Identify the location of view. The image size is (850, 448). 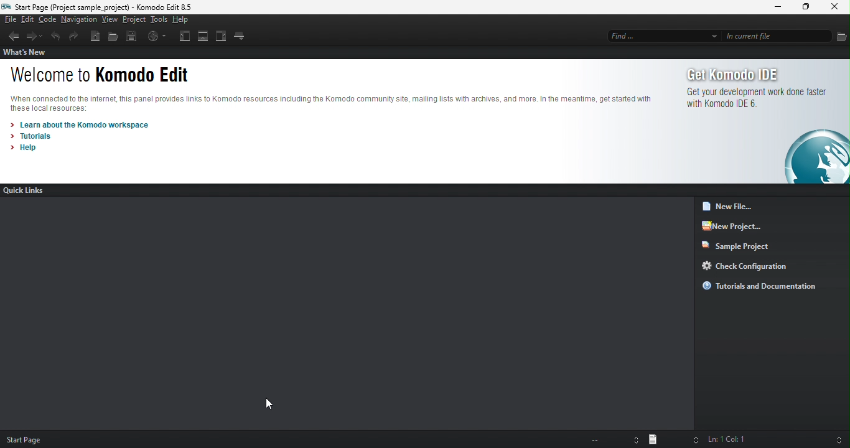
(110, 19).